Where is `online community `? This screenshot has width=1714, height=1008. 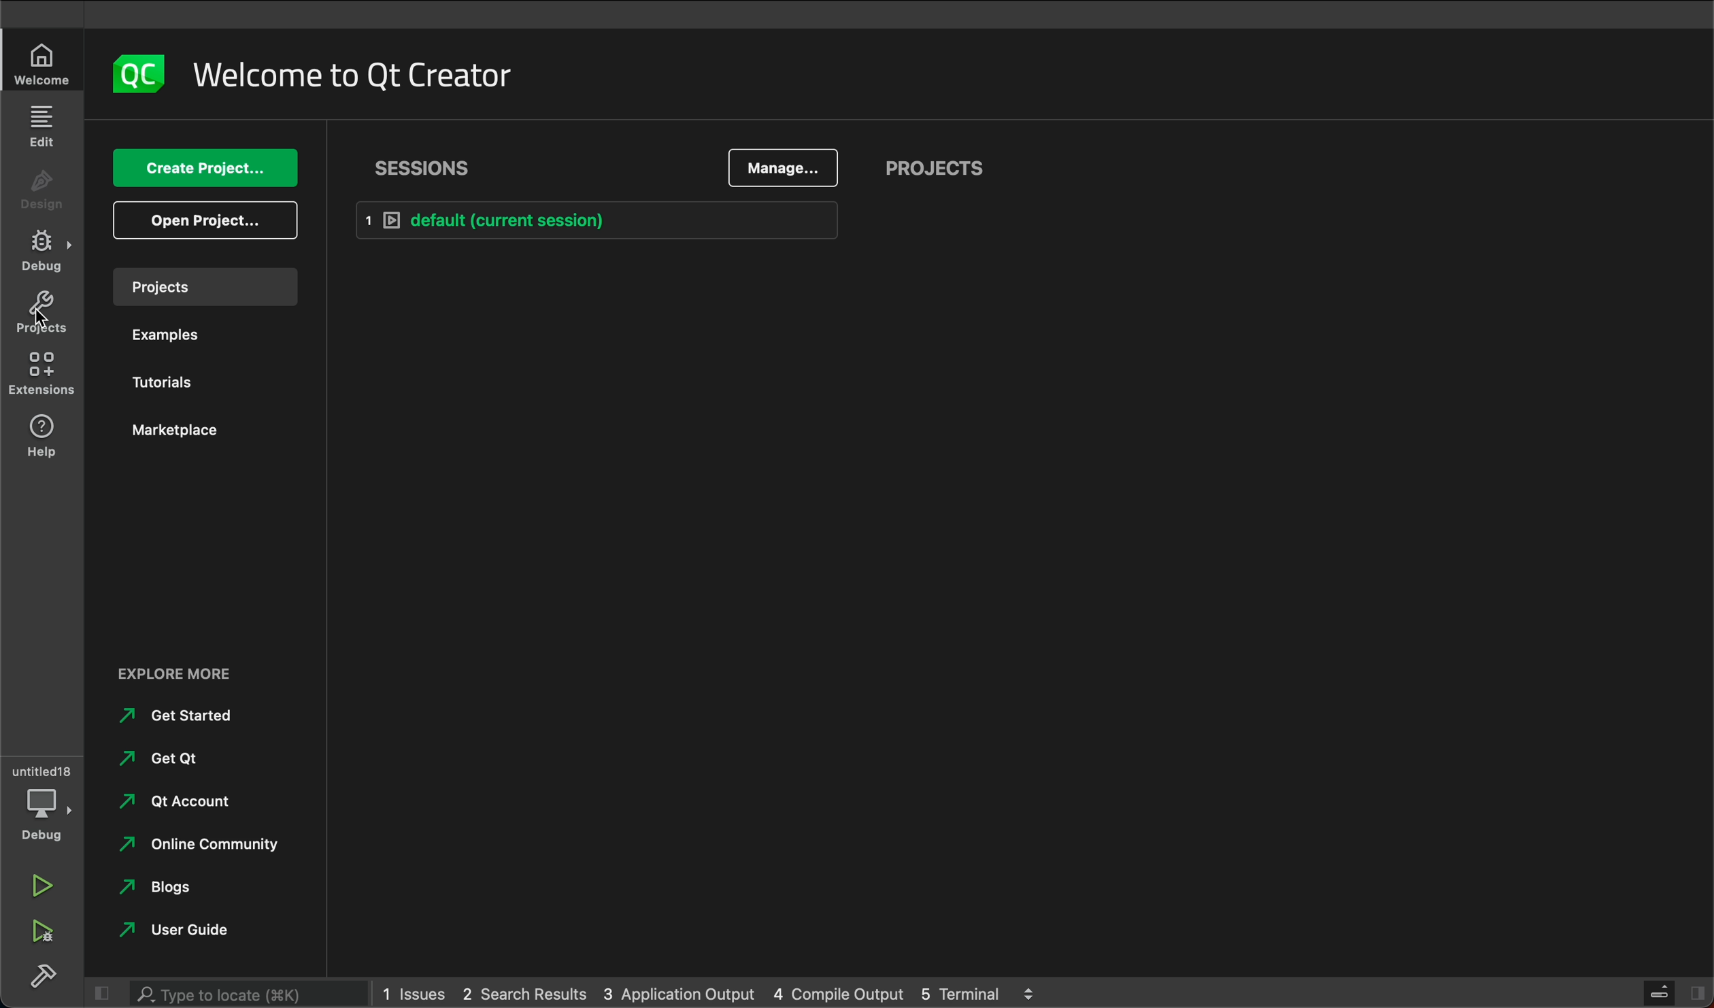
online community  is located at coordinates (205, 847).